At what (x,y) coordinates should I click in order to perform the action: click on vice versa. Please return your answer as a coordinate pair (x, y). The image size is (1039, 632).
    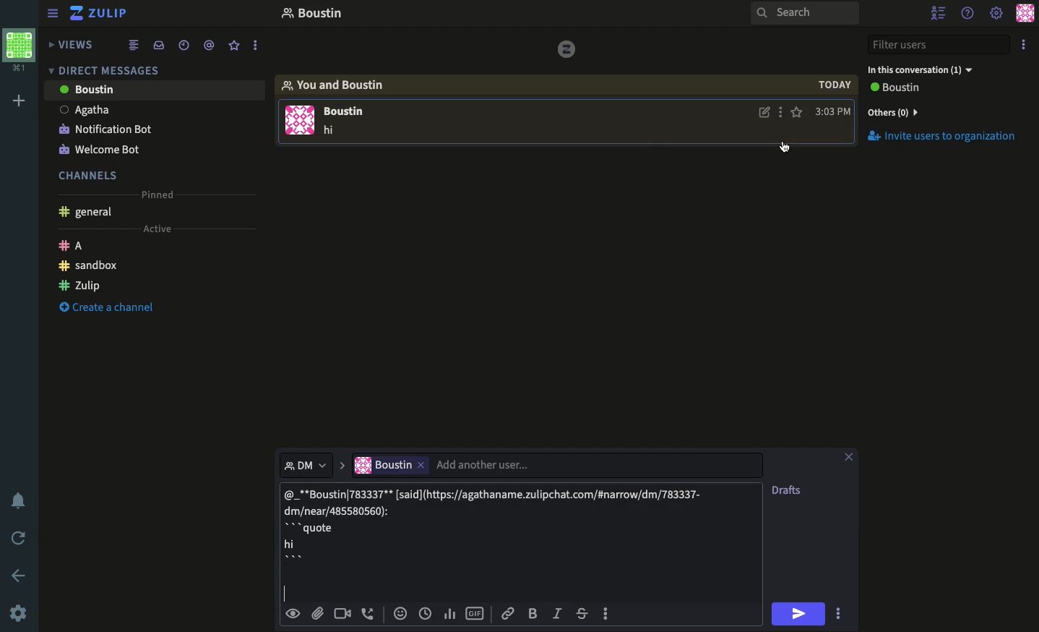
    Looking at the image, I should click on (566, 48).